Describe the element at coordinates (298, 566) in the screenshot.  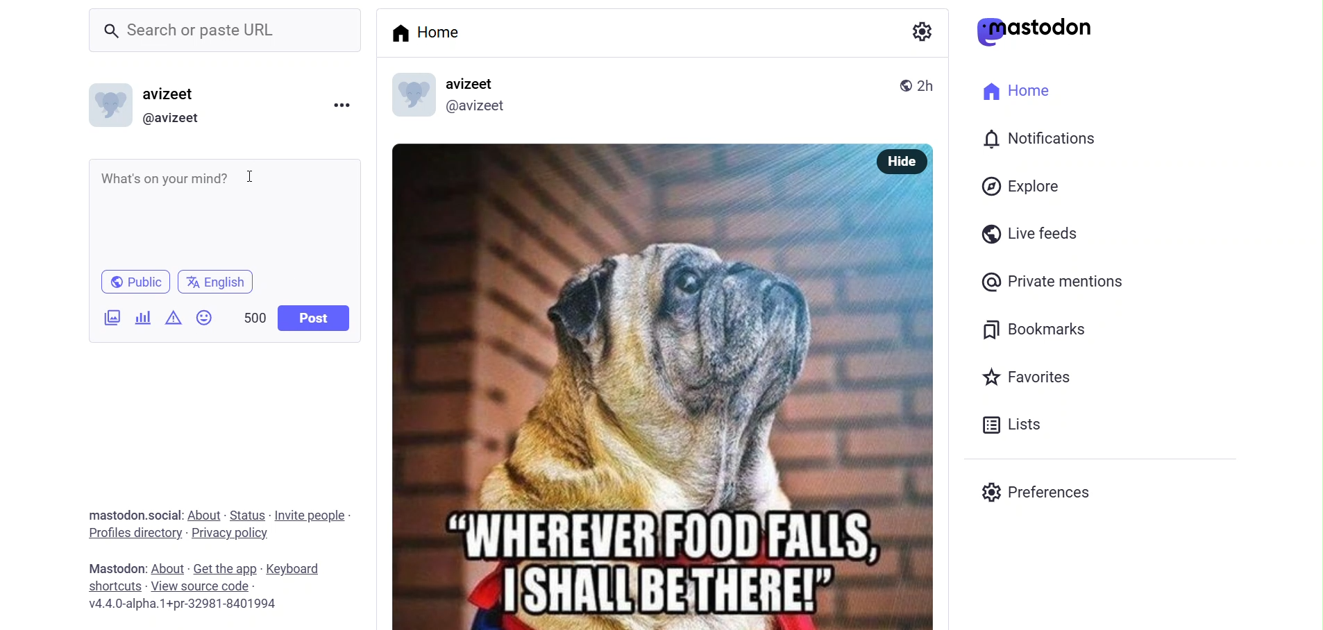
I see `keybard` at that location.